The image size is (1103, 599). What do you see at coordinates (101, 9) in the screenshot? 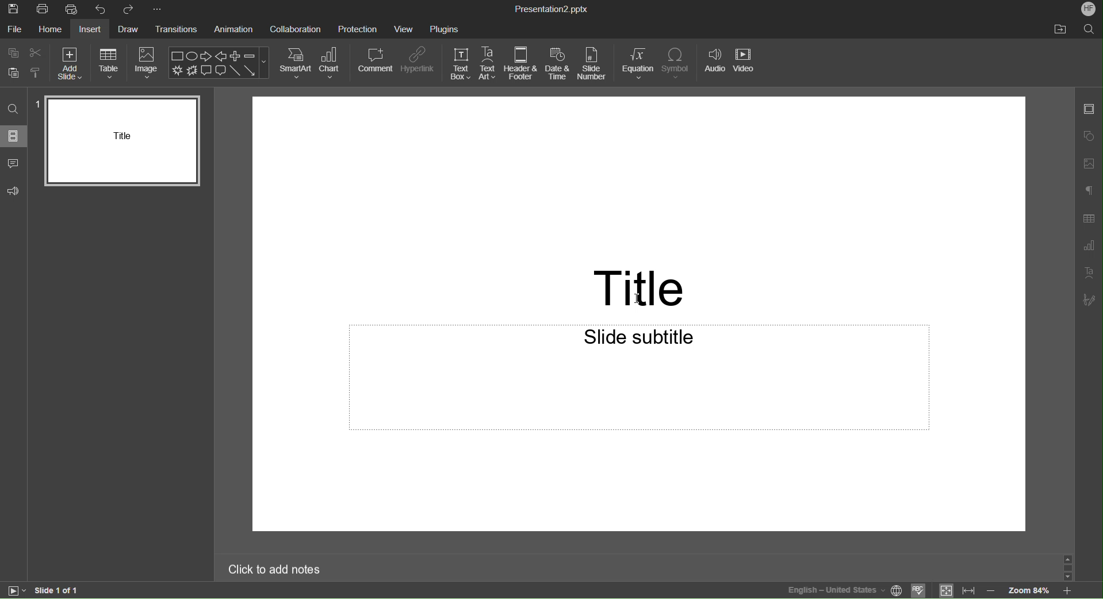
I see `Undo` at bounding box center [101, 9].